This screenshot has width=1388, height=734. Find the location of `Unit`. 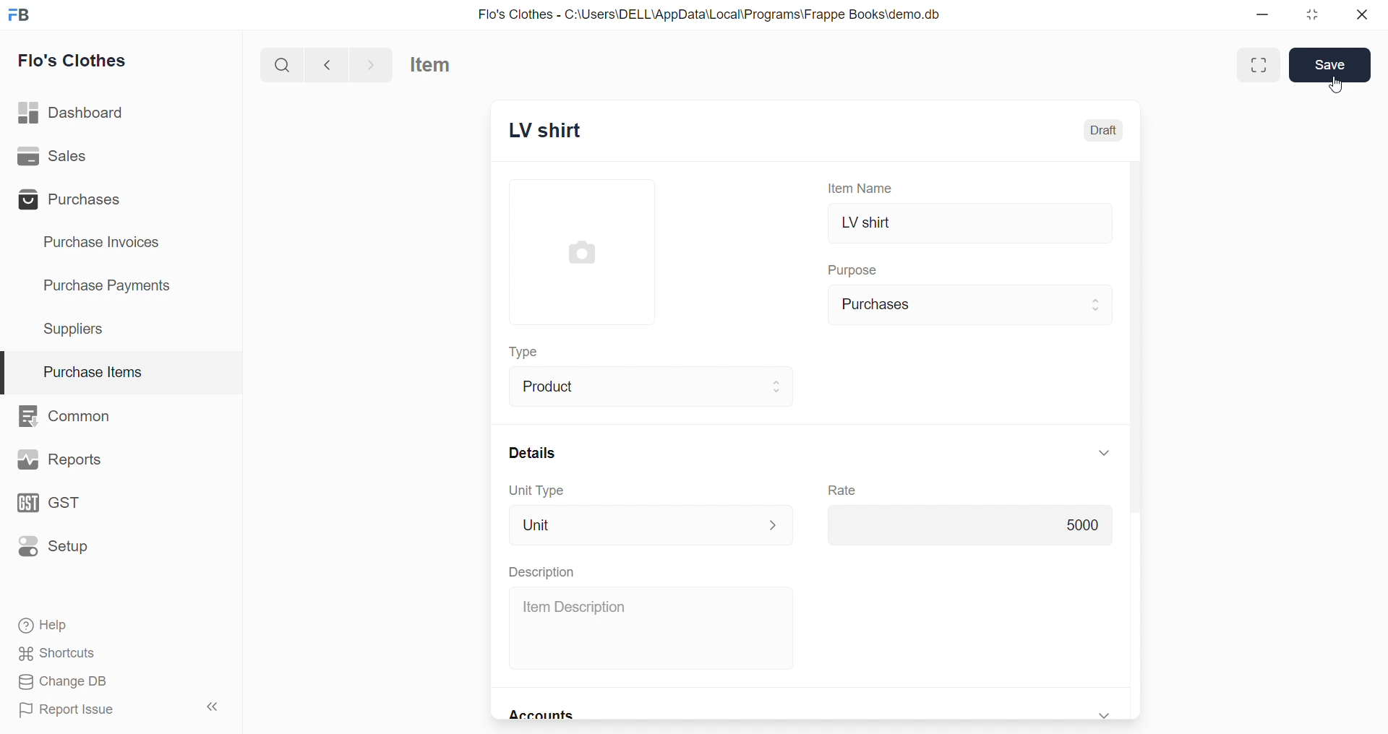

Unit is located at coordinates (652, 524).